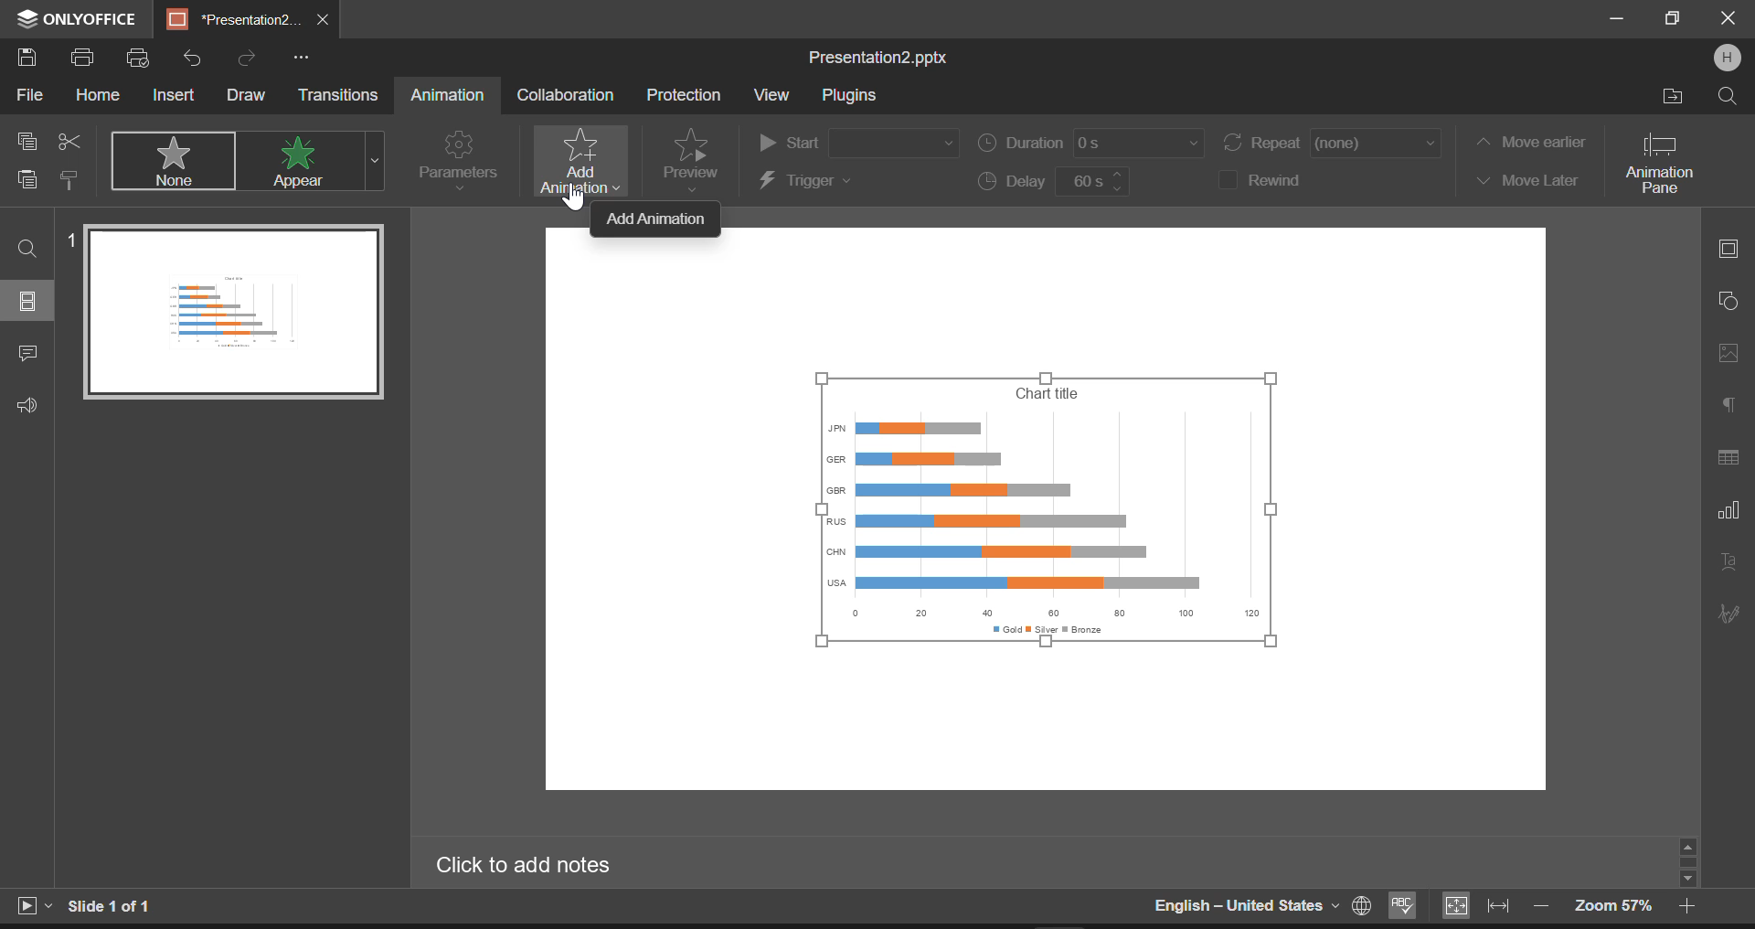  Describe the element at coordinates (28, 139) in the screenshot. I see `Copy` at that location.